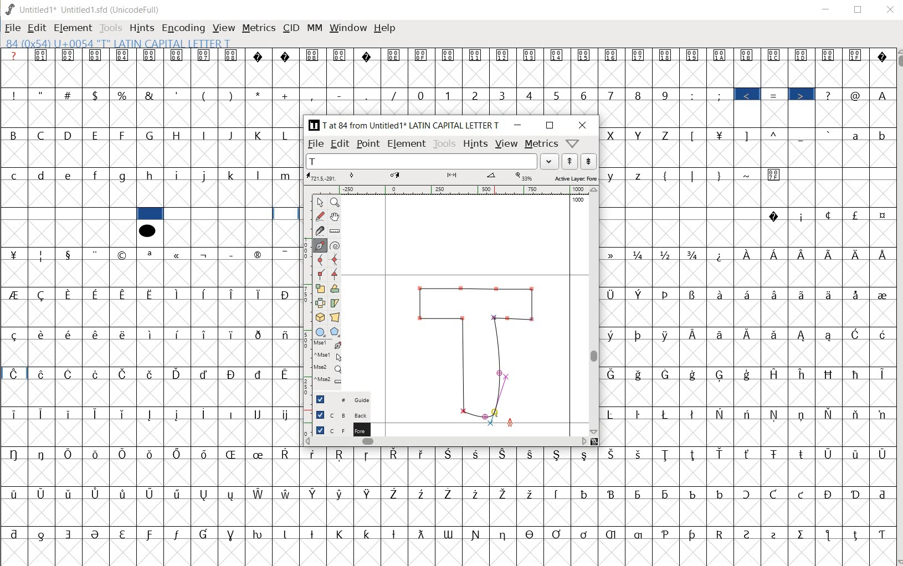  Describe the element at coordinates (449, 190) in the screenshot. I see `ruler` at that location.